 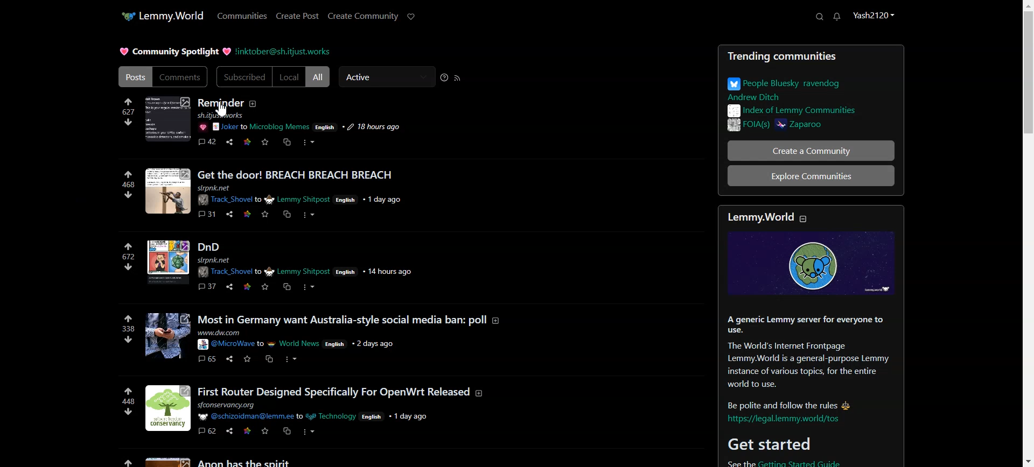 What do you see at coordinates (128, 122) in the screenshot?
I see `Down vote` at bounding box center [128, 122].